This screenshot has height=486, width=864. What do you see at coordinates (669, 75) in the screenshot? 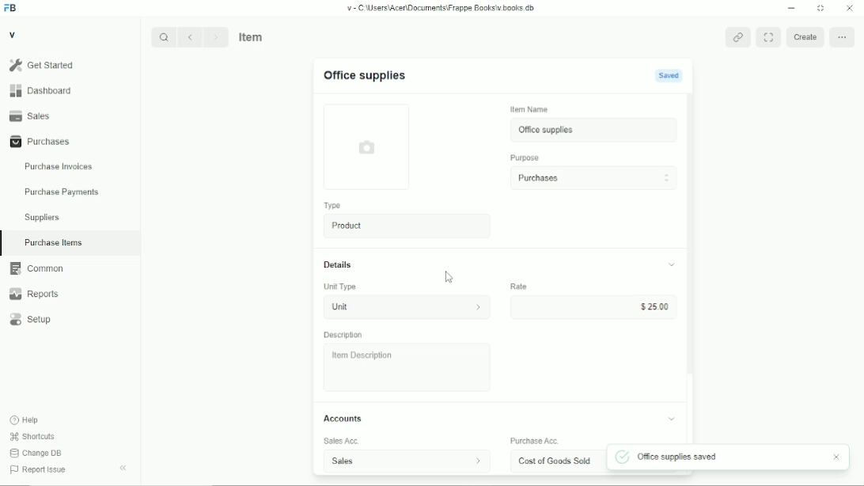
I see `saved` at bounding box center [669, 75].